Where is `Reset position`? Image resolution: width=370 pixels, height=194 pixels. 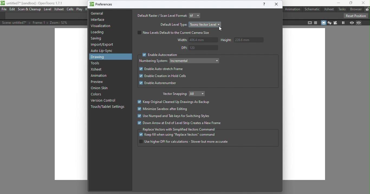 Reset position is located at coordinates (355, 15).